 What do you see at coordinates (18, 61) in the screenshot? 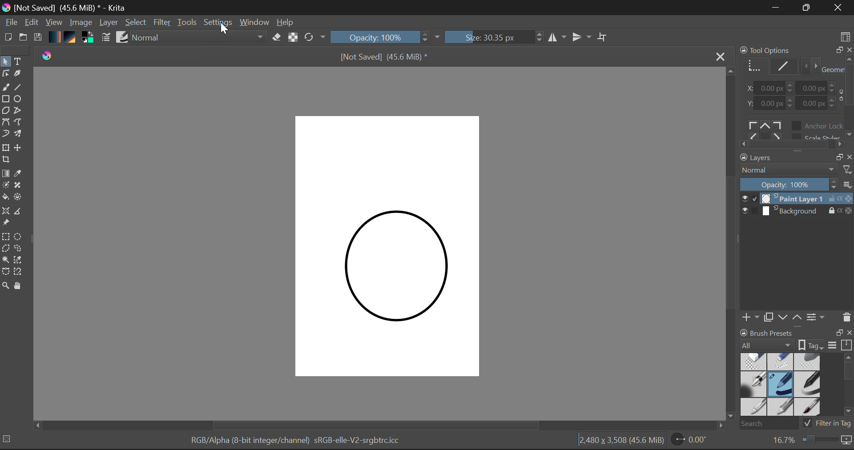
I see `Text` at bounding box center [18, 61].